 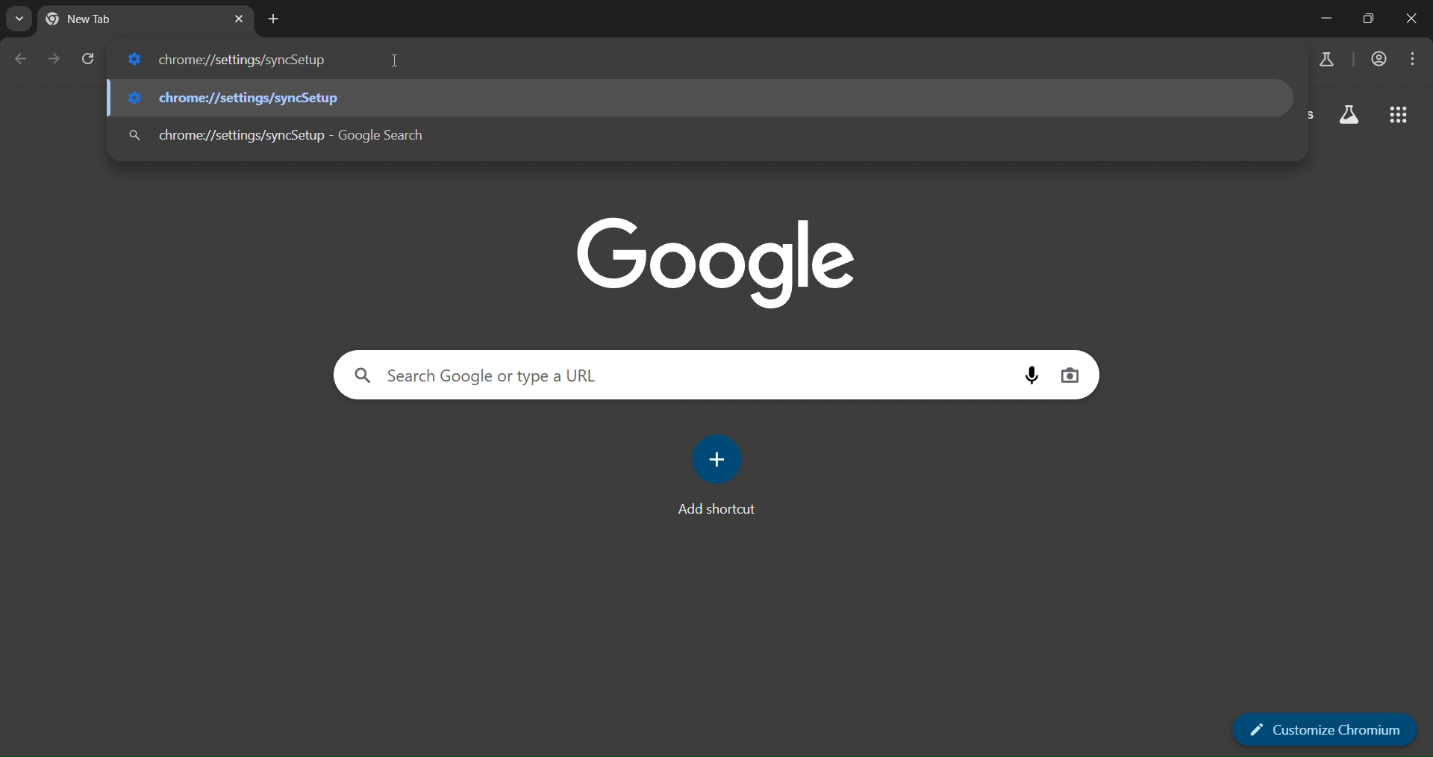 I want to click on image search, so click(x=1072, y=377).